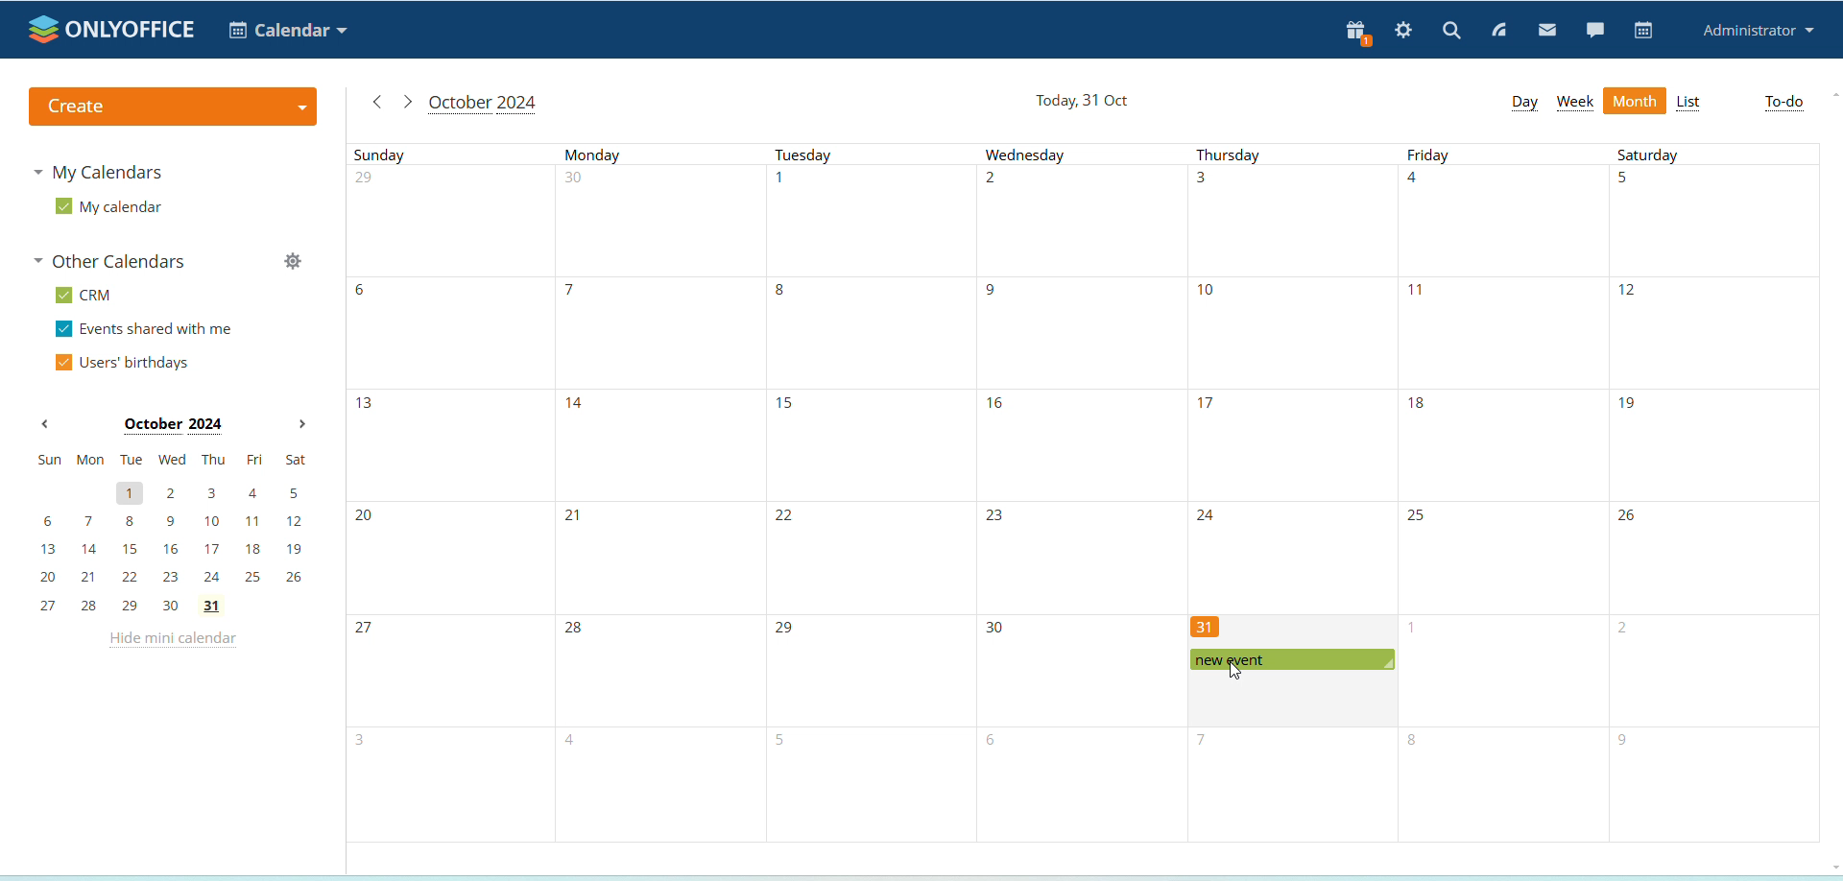 Image resolution: width=1843 pixels, height=881 pixels. Describe the element at coordinates (1784, 103) in the screenshot. I see `to-do` at that location.